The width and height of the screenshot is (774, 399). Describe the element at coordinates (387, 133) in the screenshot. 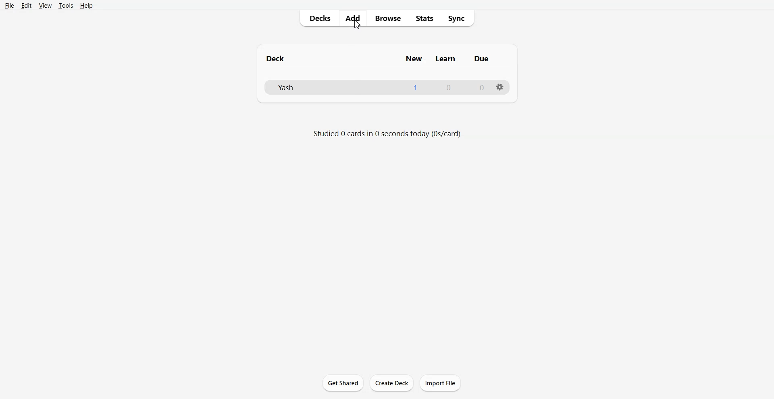

I see `Studied 0 cards in 0 seconds today (0s/card)` at that location.